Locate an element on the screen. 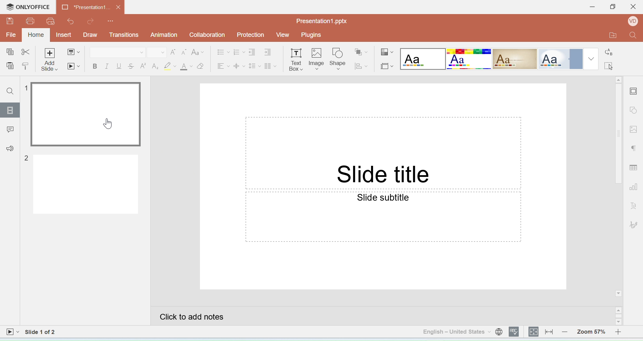 Image resolution: width=643 pixels, height=341 pixels. Scroll bar is located at coordinates (620, 316).